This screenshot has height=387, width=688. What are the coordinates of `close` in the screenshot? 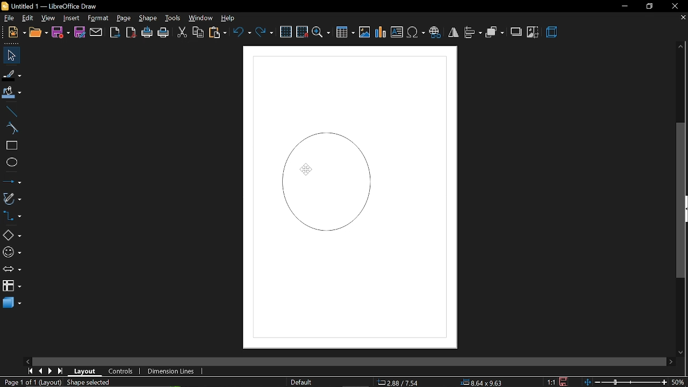 It's located at (674, 6).